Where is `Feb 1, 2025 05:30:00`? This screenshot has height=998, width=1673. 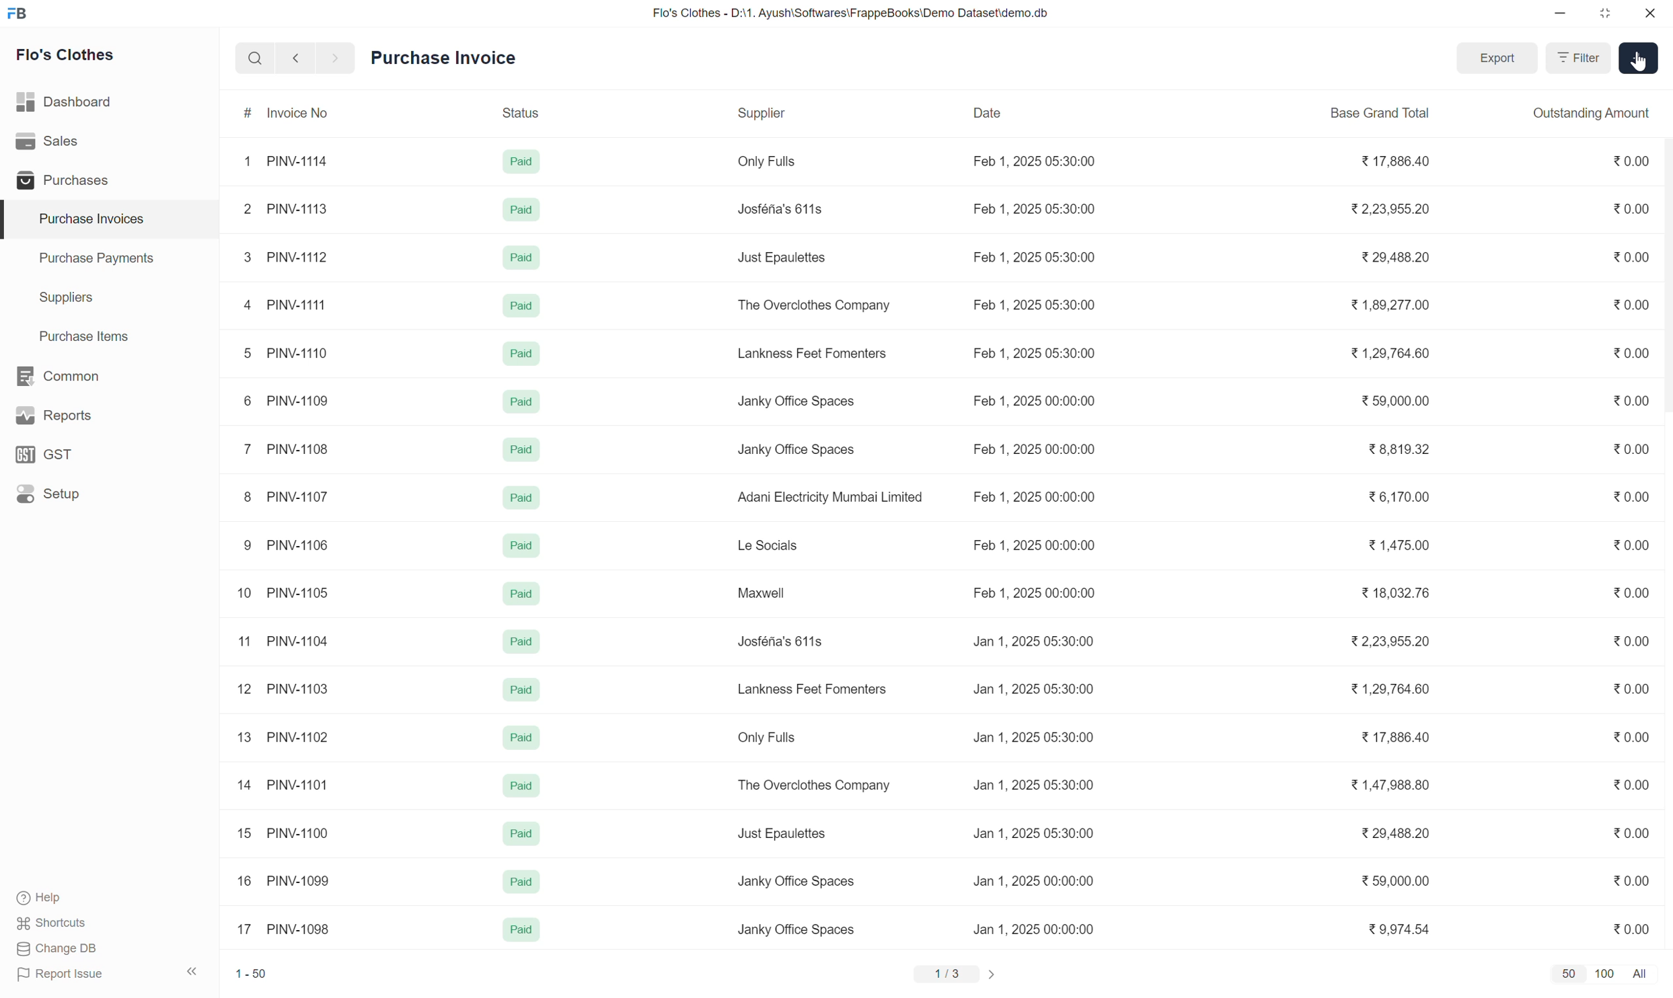
Feb 1, 2025 05:30:00 is located at coordinates (1034, 208).